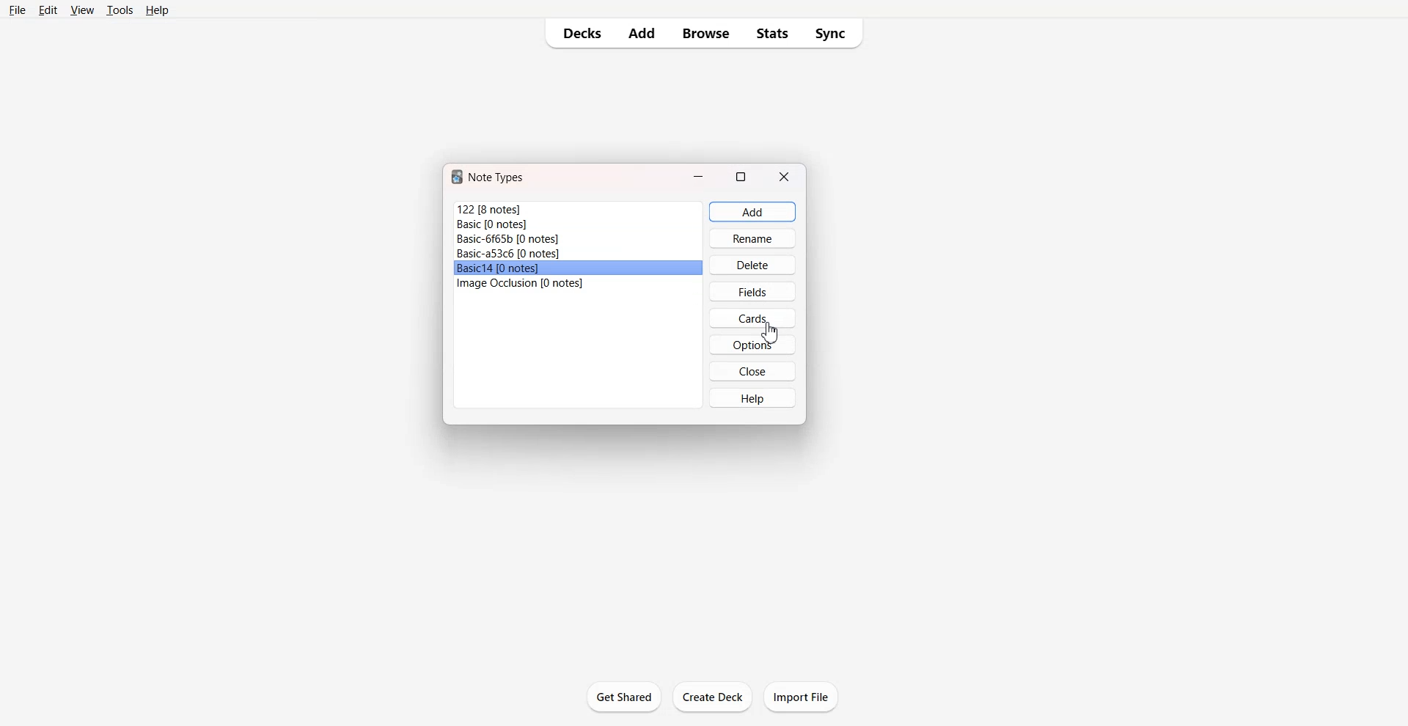 Image resolution: width=1408 pixels, height=726 pixels. What do you see at coordinates (751, 397) in the screenshot?
I see `Help` at bounding box center [751, 397].